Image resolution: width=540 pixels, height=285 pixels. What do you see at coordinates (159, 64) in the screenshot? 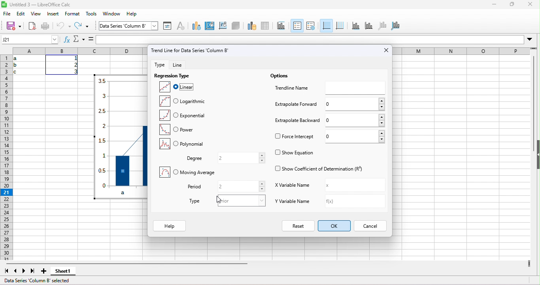
I see `type` at bounding box center [159, 64].